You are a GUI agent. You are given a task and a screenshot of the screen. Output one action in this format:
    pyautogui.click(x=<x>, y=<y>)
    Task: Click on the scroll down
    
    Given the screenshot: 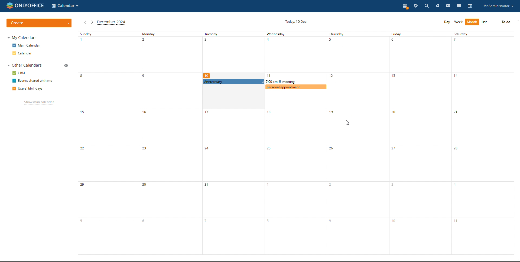 What is the action you would take?
    pyautogui.click(x=517, y=260)
    